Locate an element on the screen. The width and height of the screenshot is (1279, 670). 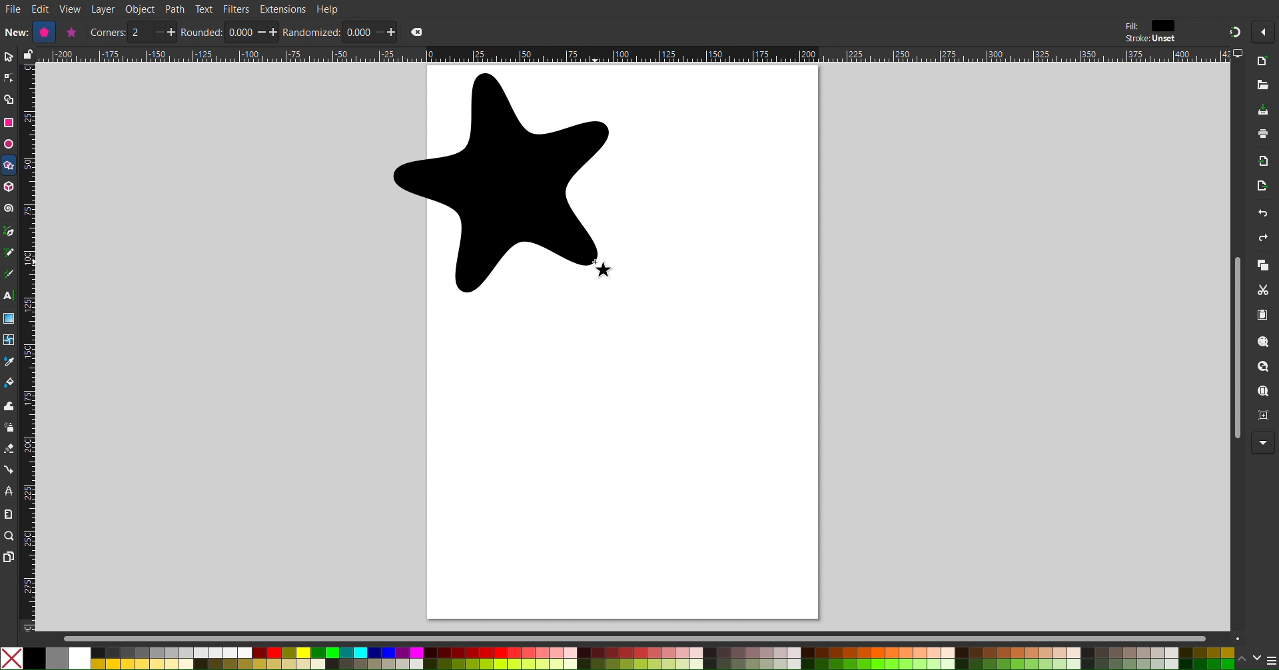
Spray Tool is located at coordinates (9, 428).